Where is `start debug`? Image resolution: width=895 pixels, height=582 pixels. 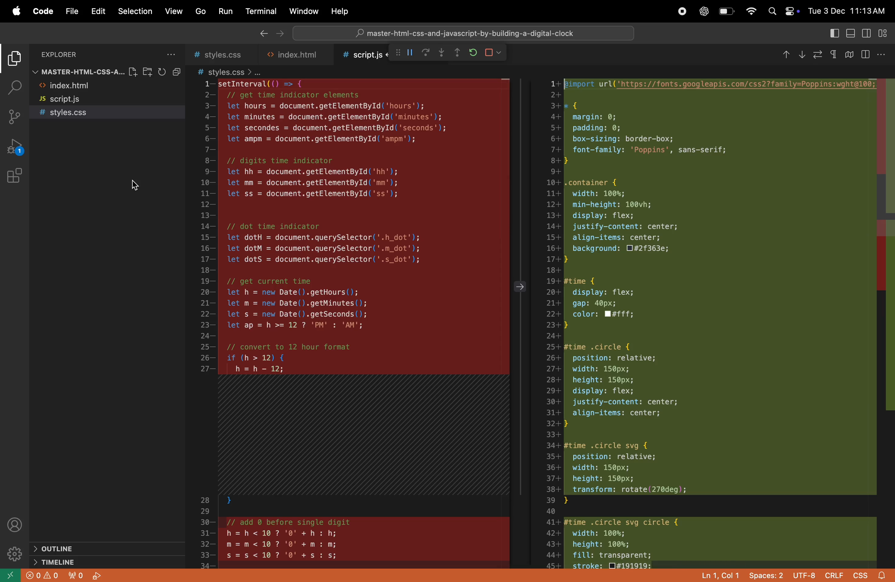 start debug is located at coordinates (98, 576).